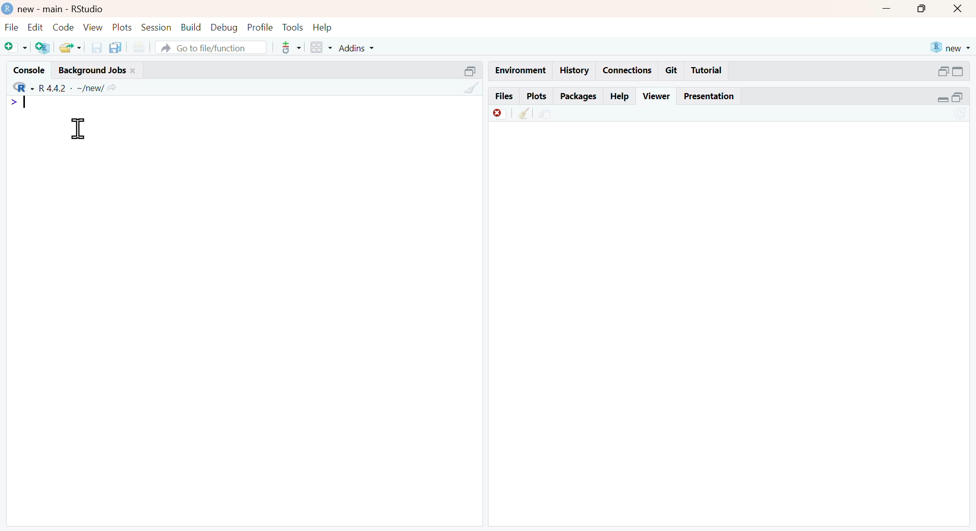  What do you see at coordinates (60, 10) in the screenshot?
I see `new - main - RStudio` at bounding box center [60, 10].